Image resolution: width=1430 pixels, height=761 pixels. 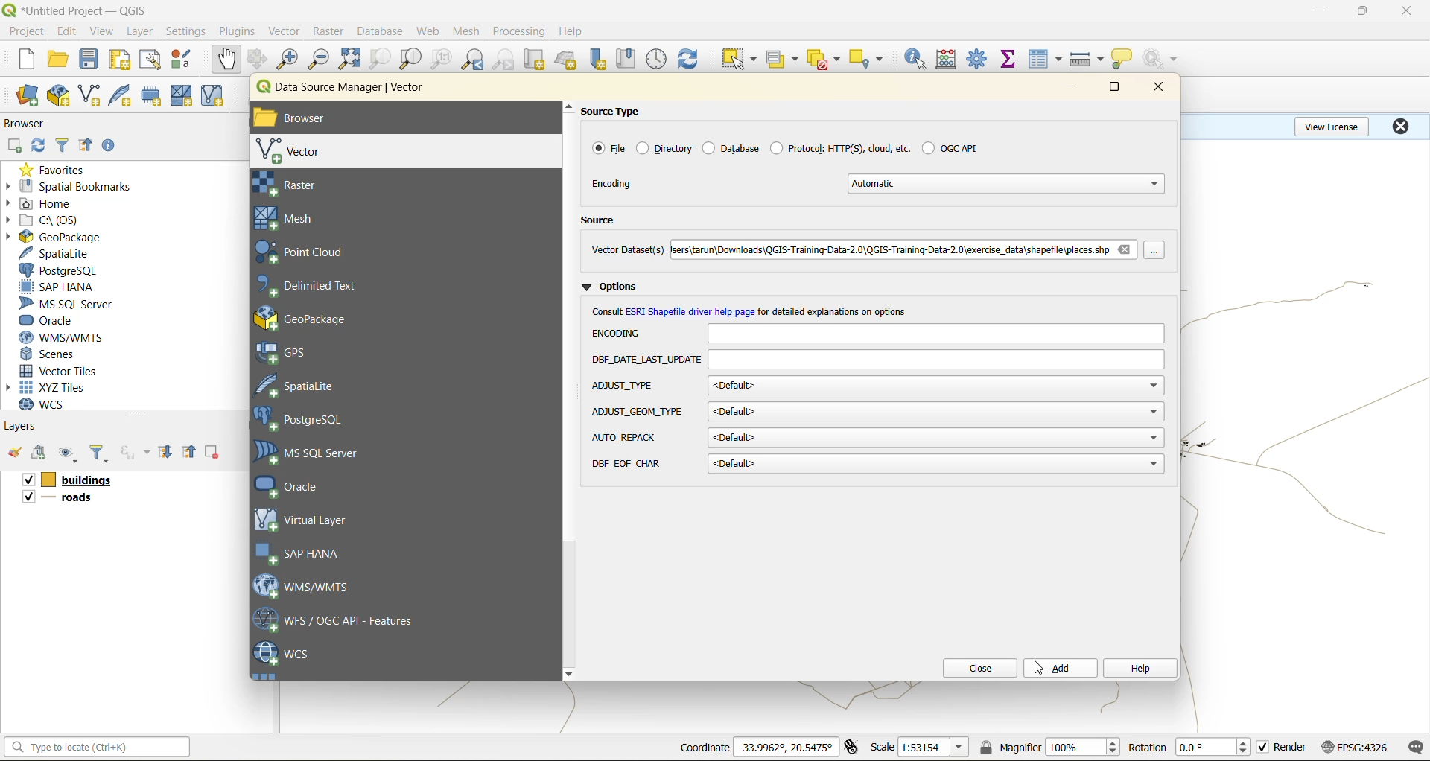 What do you see at coordinates (599, 60) in the screenshot?
I see `new spatial bookmark` at bounding box center [599, 60].